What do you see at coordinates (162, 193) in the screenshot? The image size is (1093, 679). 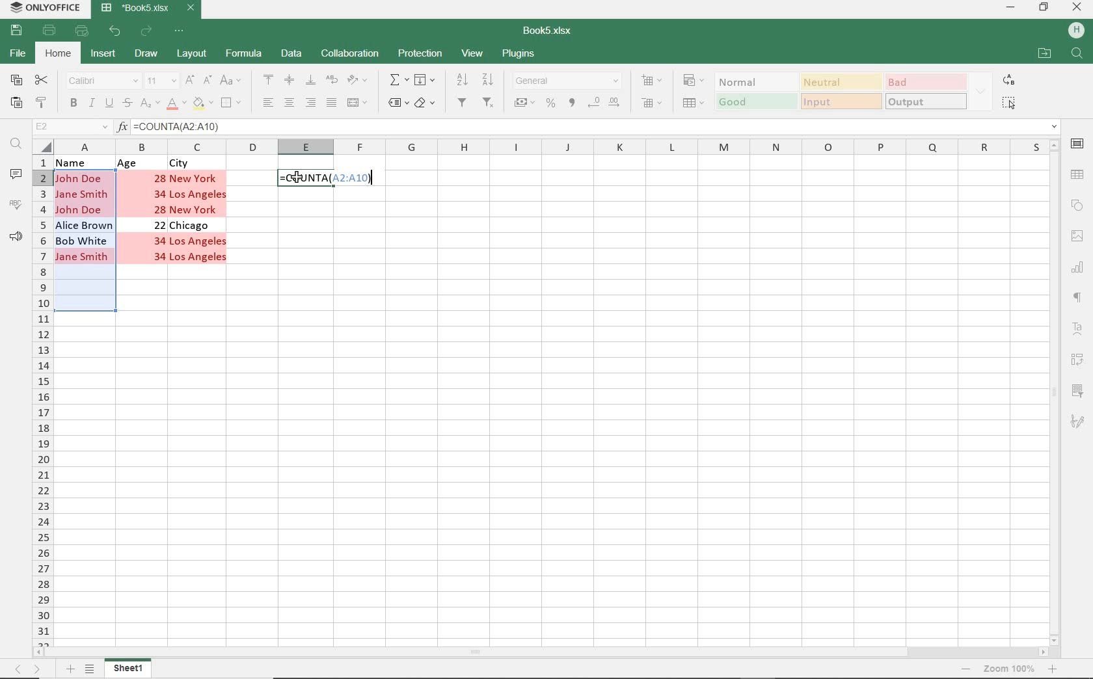 I see `34` at bounding box center [162, 193].